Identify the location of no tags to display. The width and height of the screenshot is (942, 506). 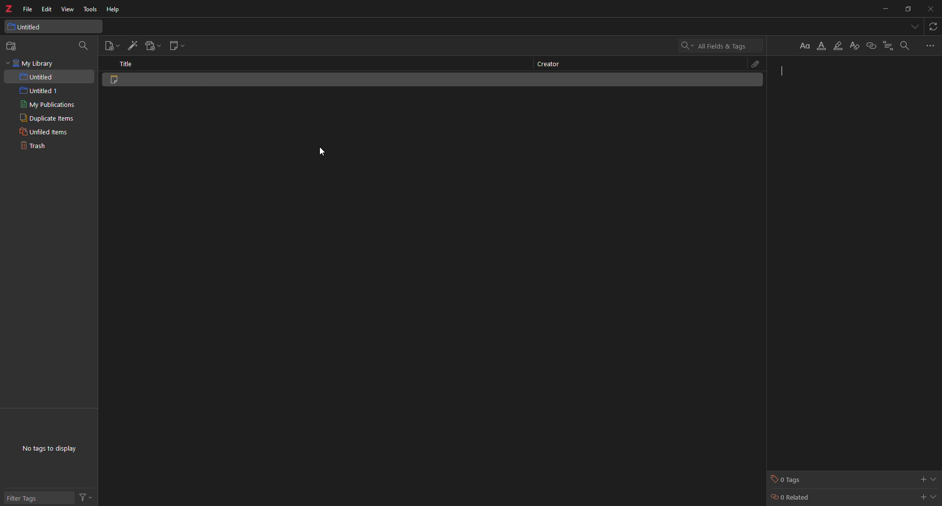
(54, 450).